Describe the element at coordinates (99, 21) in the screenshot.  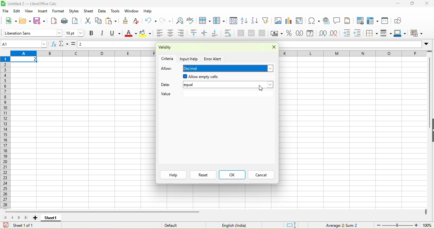
I see `copy` at that location.